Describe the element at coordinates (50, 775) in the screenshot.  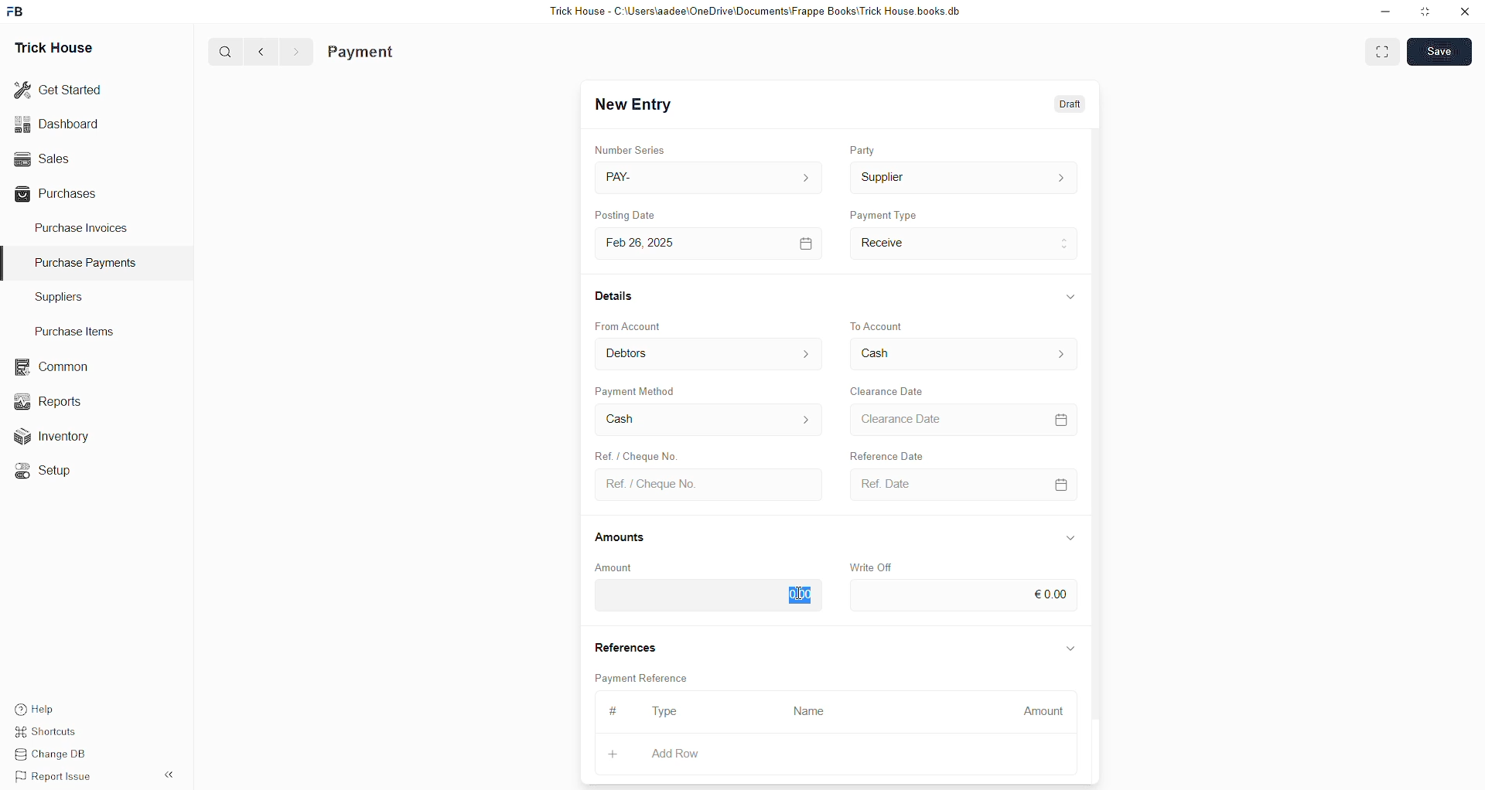
I see `Report Issue` at that location.